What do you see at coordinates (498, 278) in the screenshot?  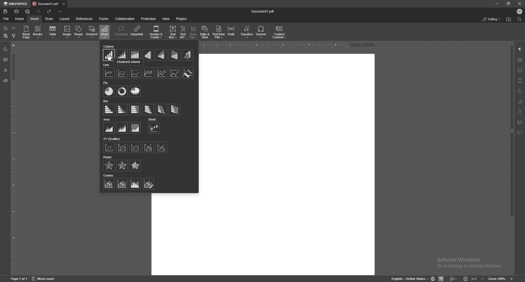 I see `Zoom 100%` at bounding box center [498, 278].